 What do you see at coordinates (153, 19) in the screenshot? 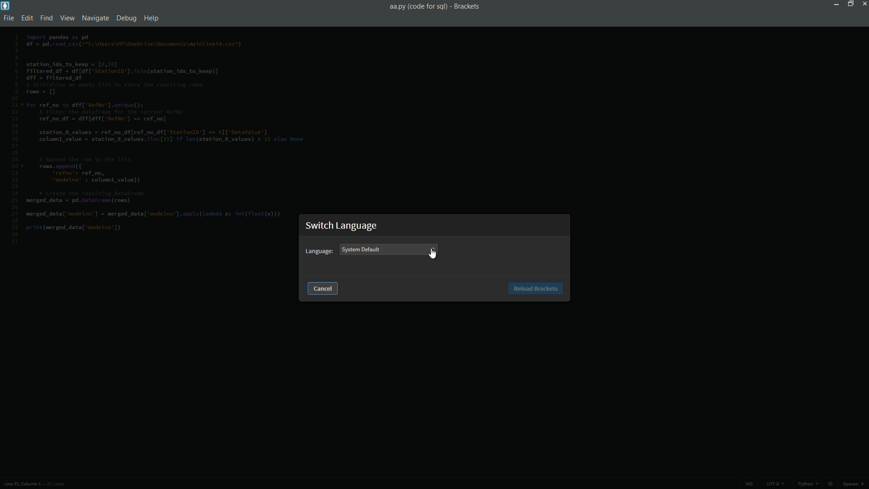
I see `help menu` at bounding box center [153, 19].